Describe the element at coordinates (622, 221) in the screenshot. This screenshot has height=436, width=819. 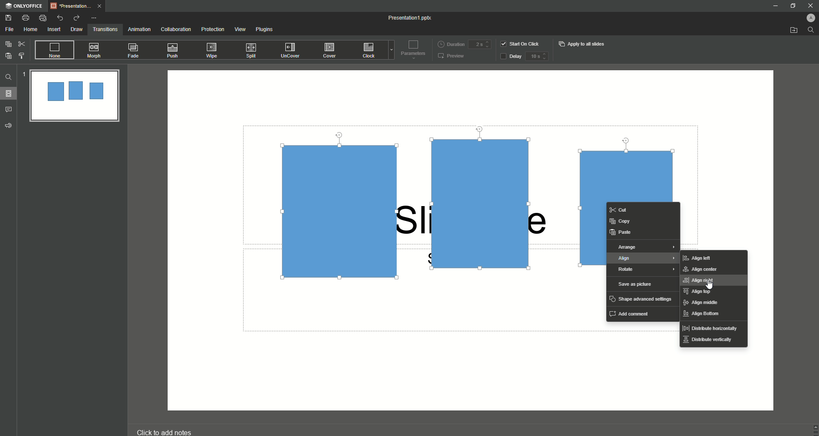
I see `Copy` at that location.